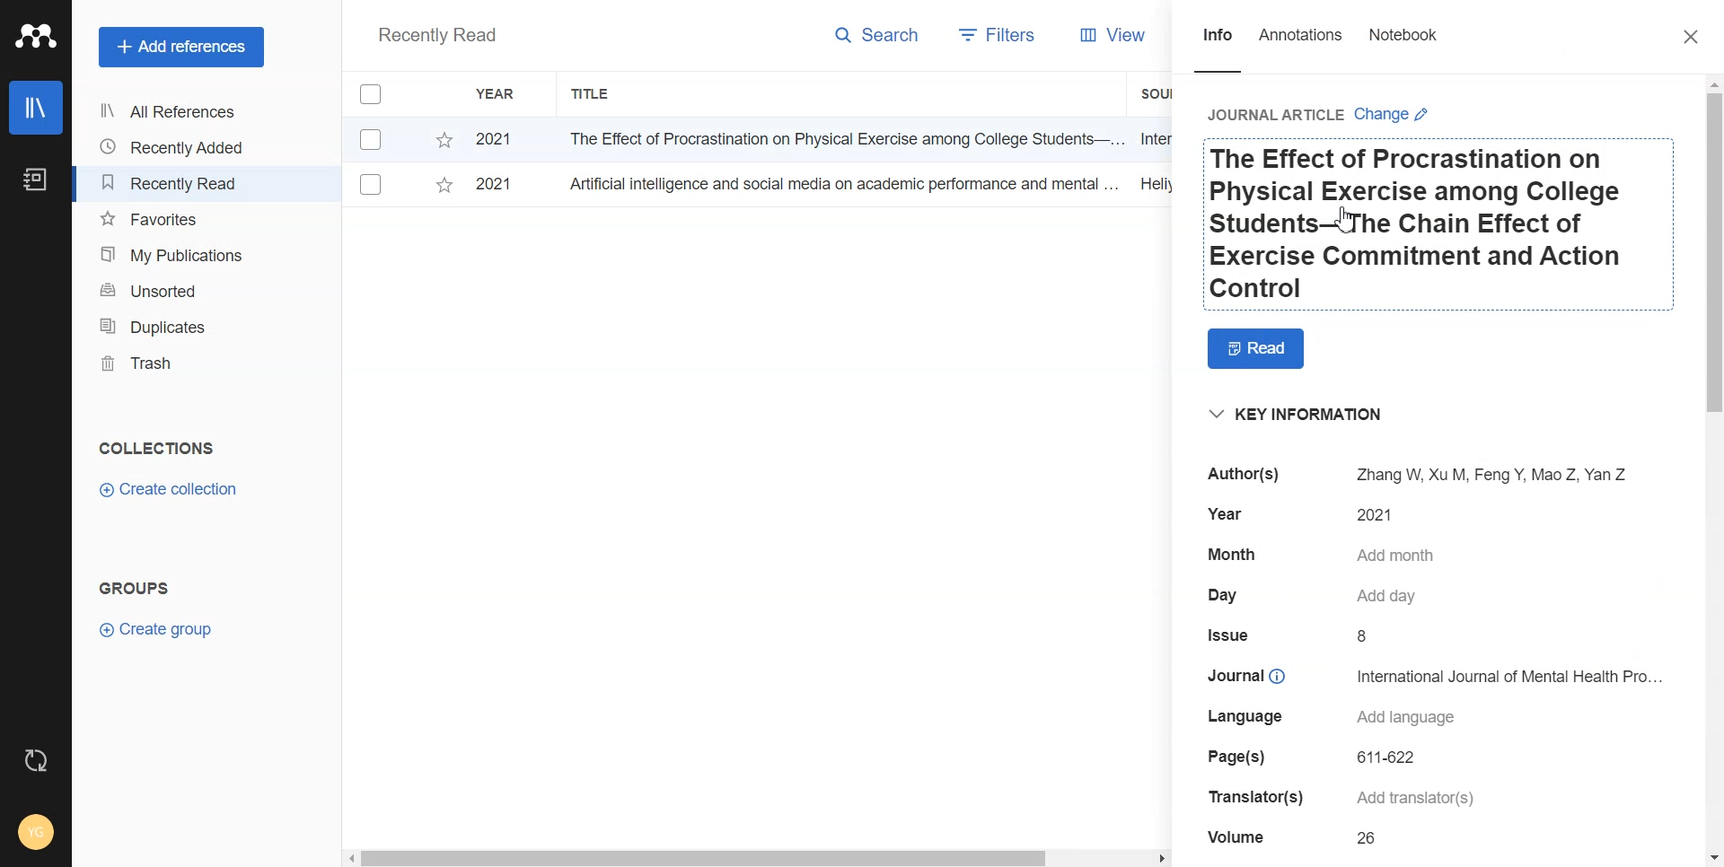 This screenshot has height=867, width=1724. Describe the element at coordinates (139, 588) in the screenshot. I see `Groups` at that location.